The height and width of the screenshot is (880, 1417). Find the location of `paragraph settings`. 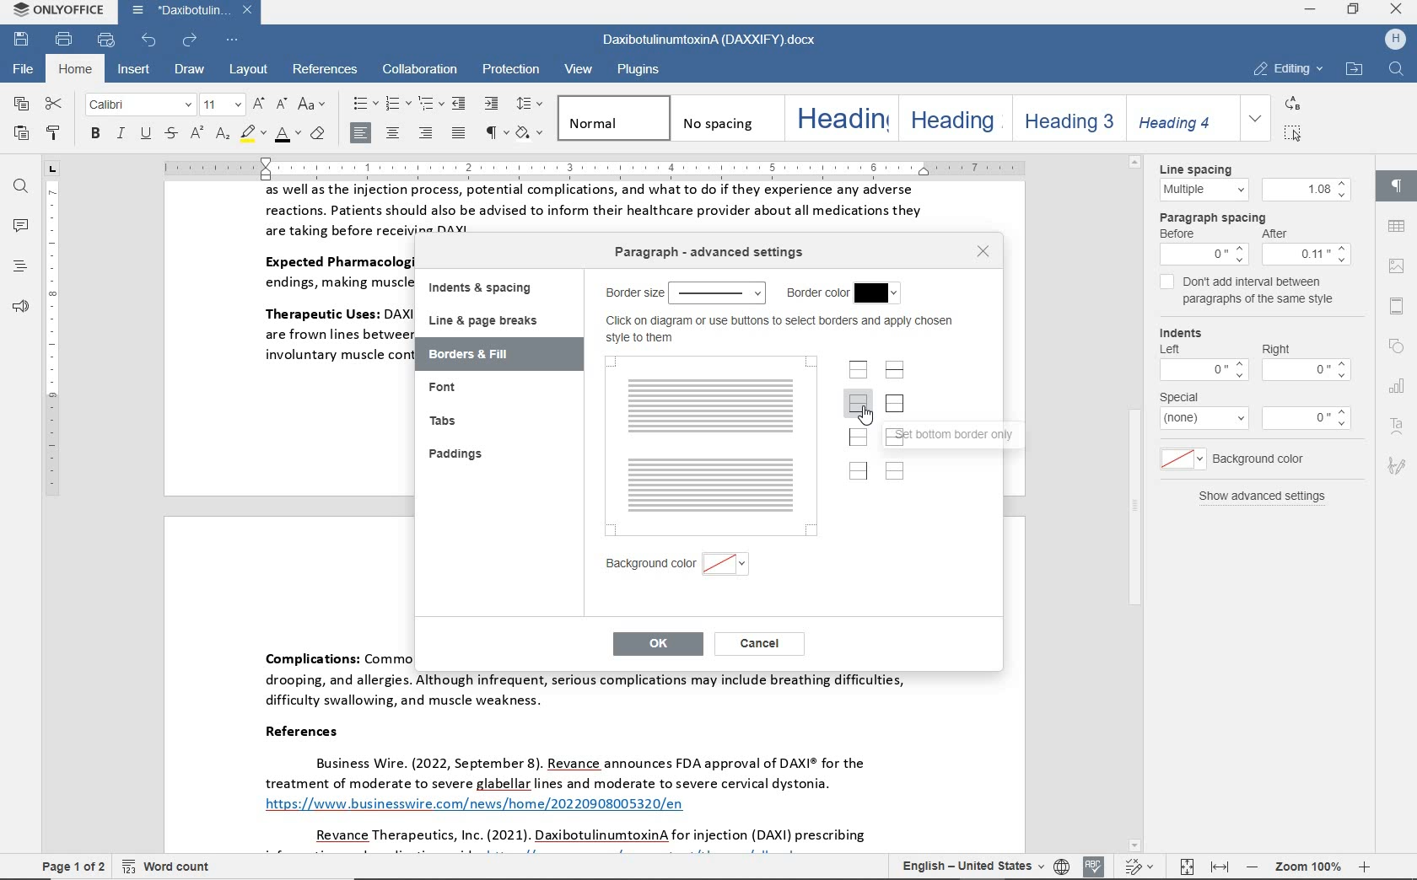

paragraph settings is located at coordinates (1395, 183).